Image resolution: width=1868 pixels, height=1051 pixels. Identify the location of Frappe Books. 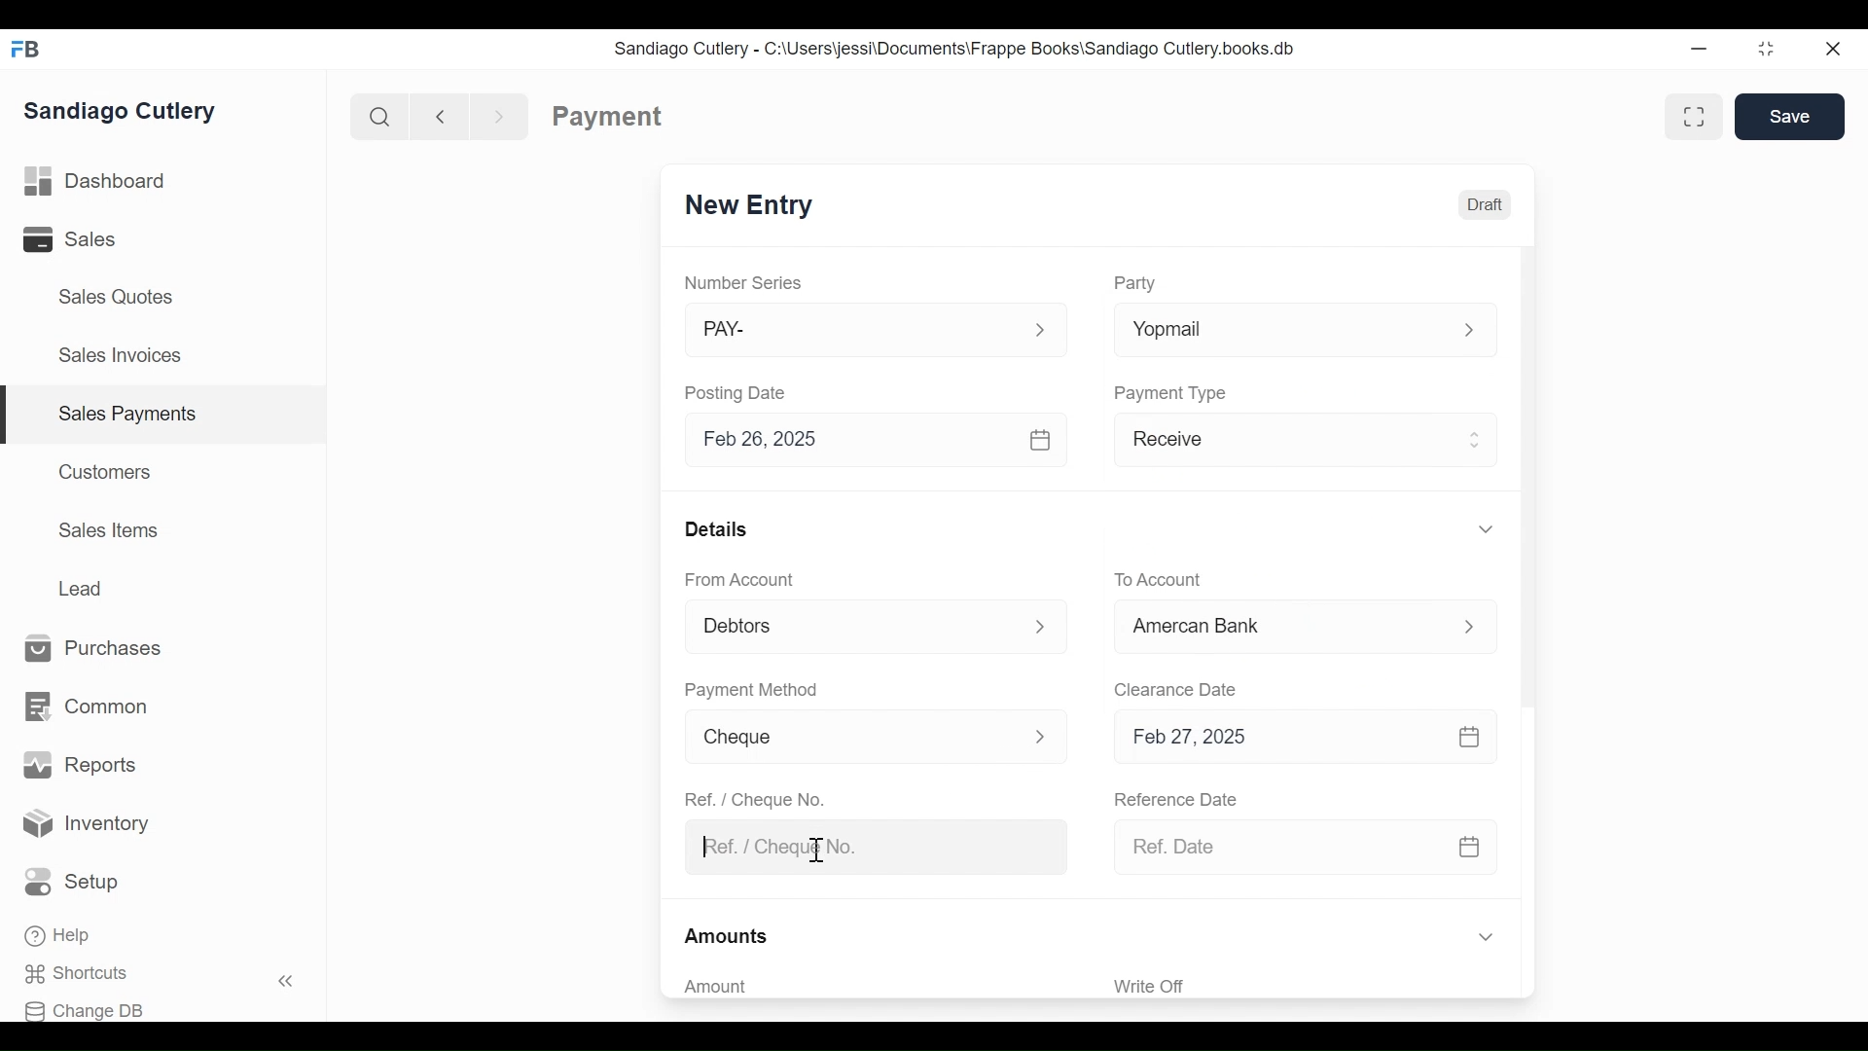
(27, 49).